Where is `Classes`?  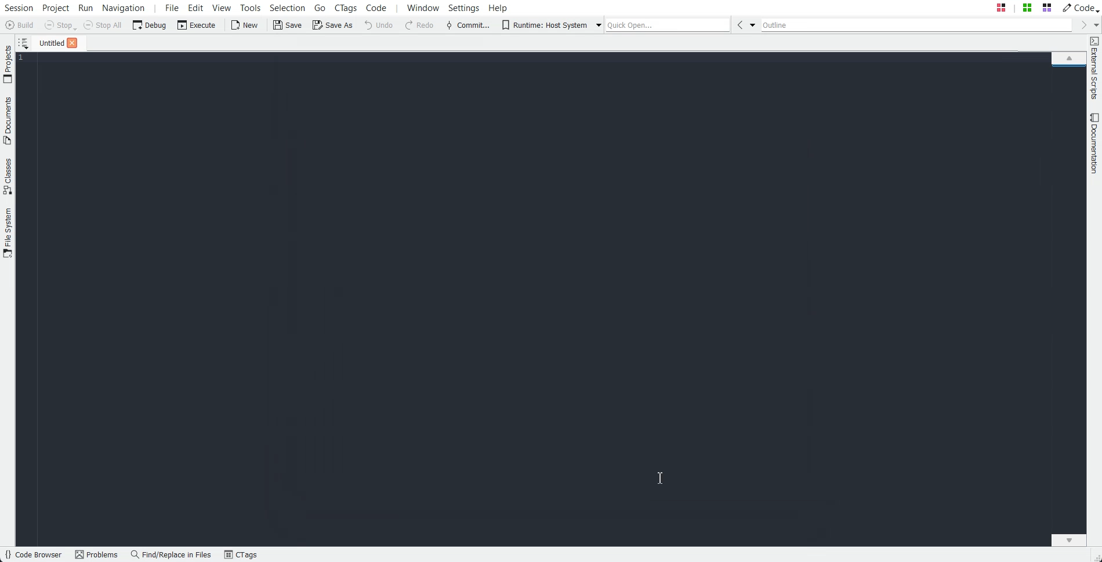
Classes is located at coordinates (8, 176).